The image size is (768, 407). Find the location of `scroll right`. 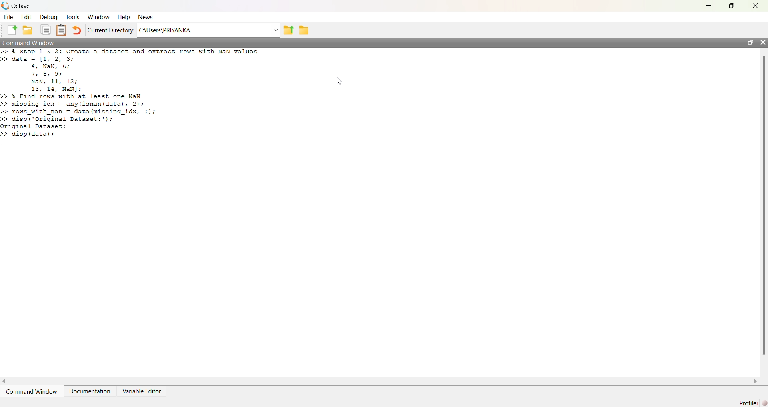

scroll right is located at coordinates (756, 382).